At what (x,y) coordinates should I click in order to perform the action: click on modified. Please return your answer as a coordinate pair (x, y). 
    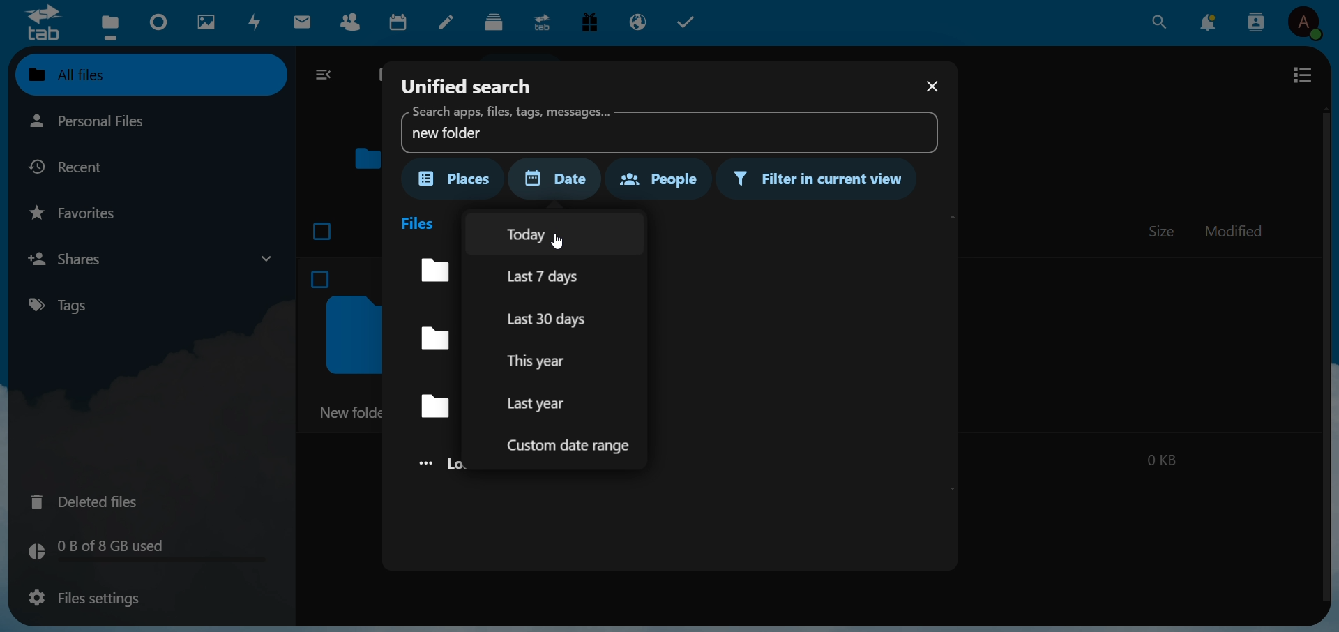
    Looking at the image, I should click on (1235, 233).